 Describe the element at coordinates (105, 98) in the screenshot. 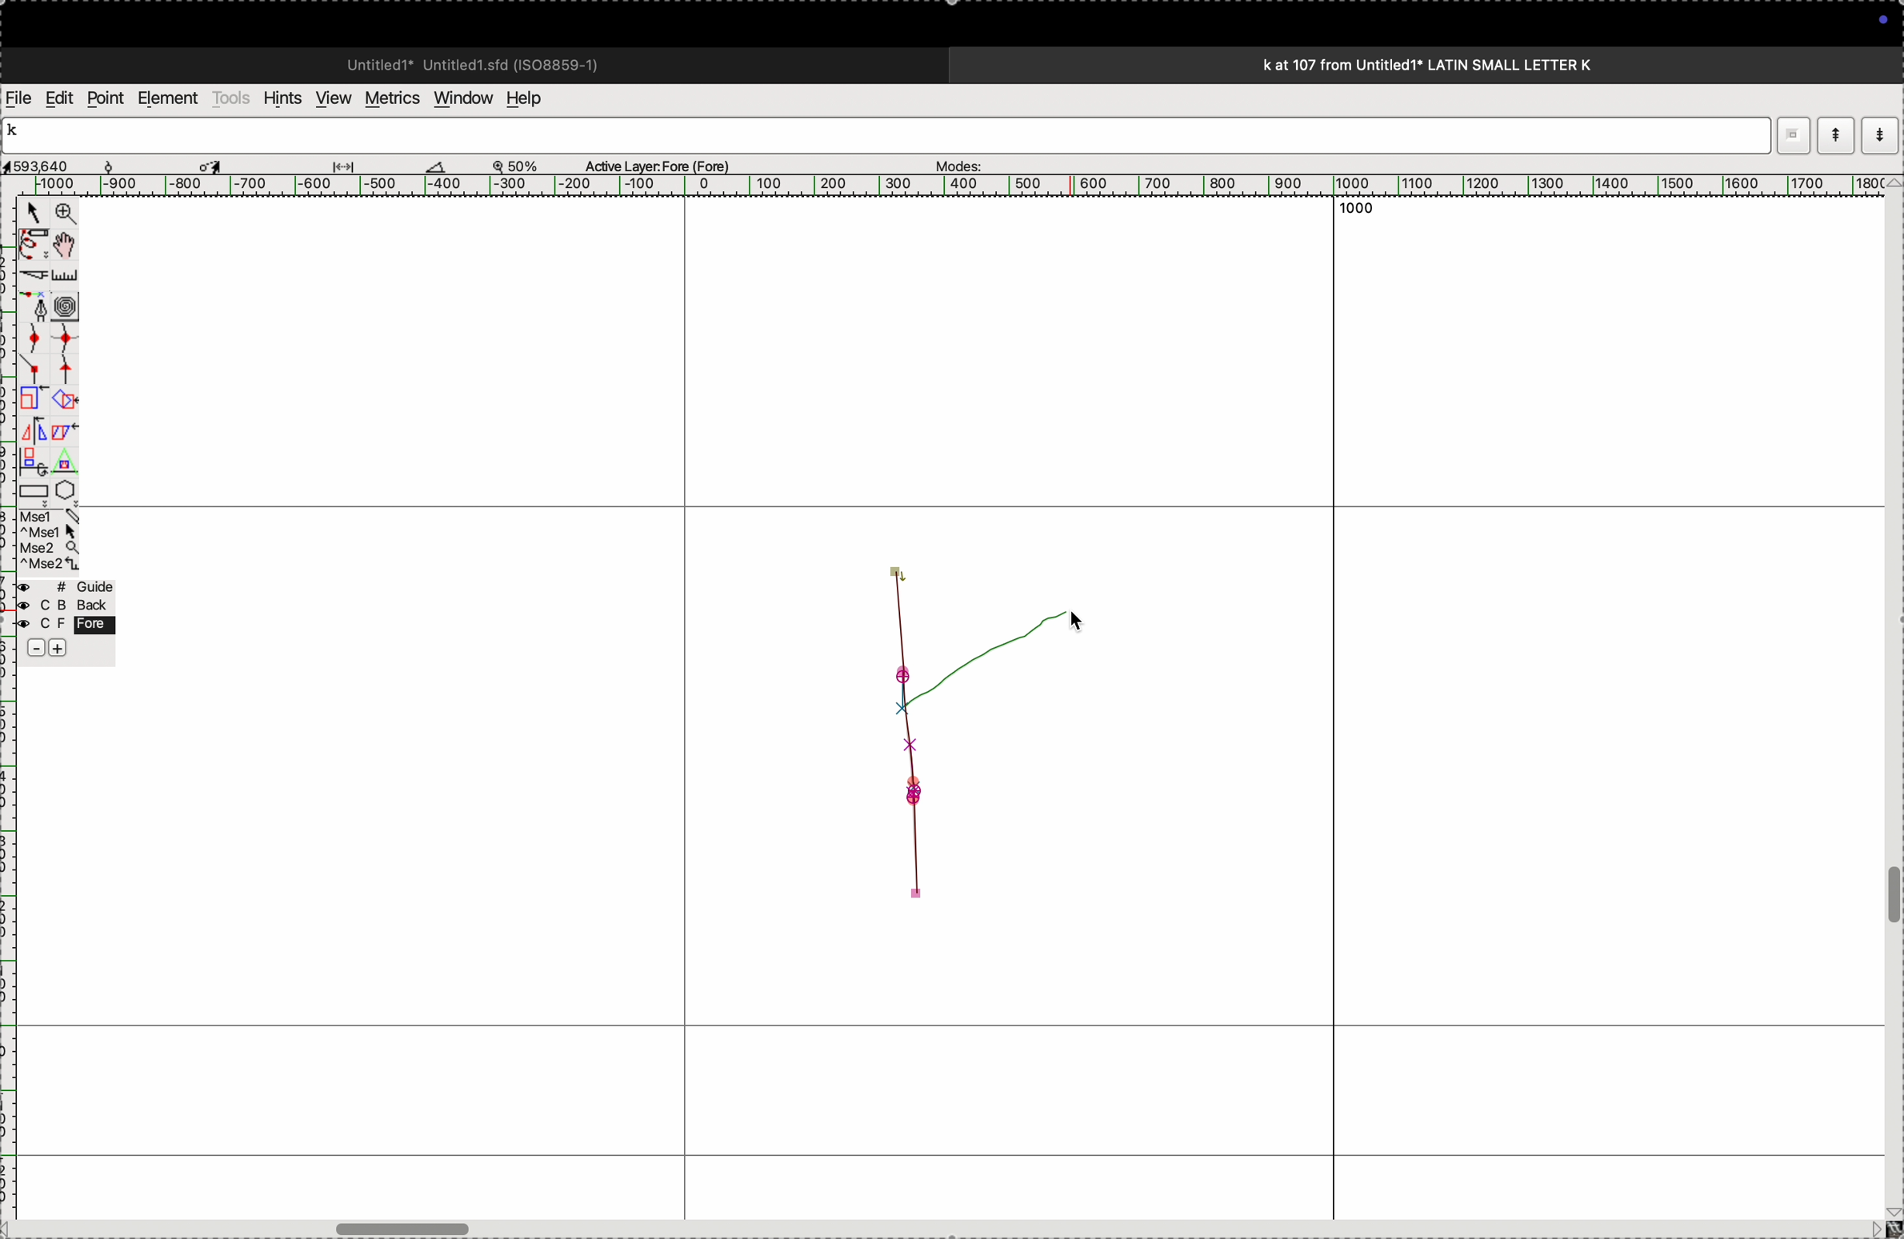

I see `point` at that location.